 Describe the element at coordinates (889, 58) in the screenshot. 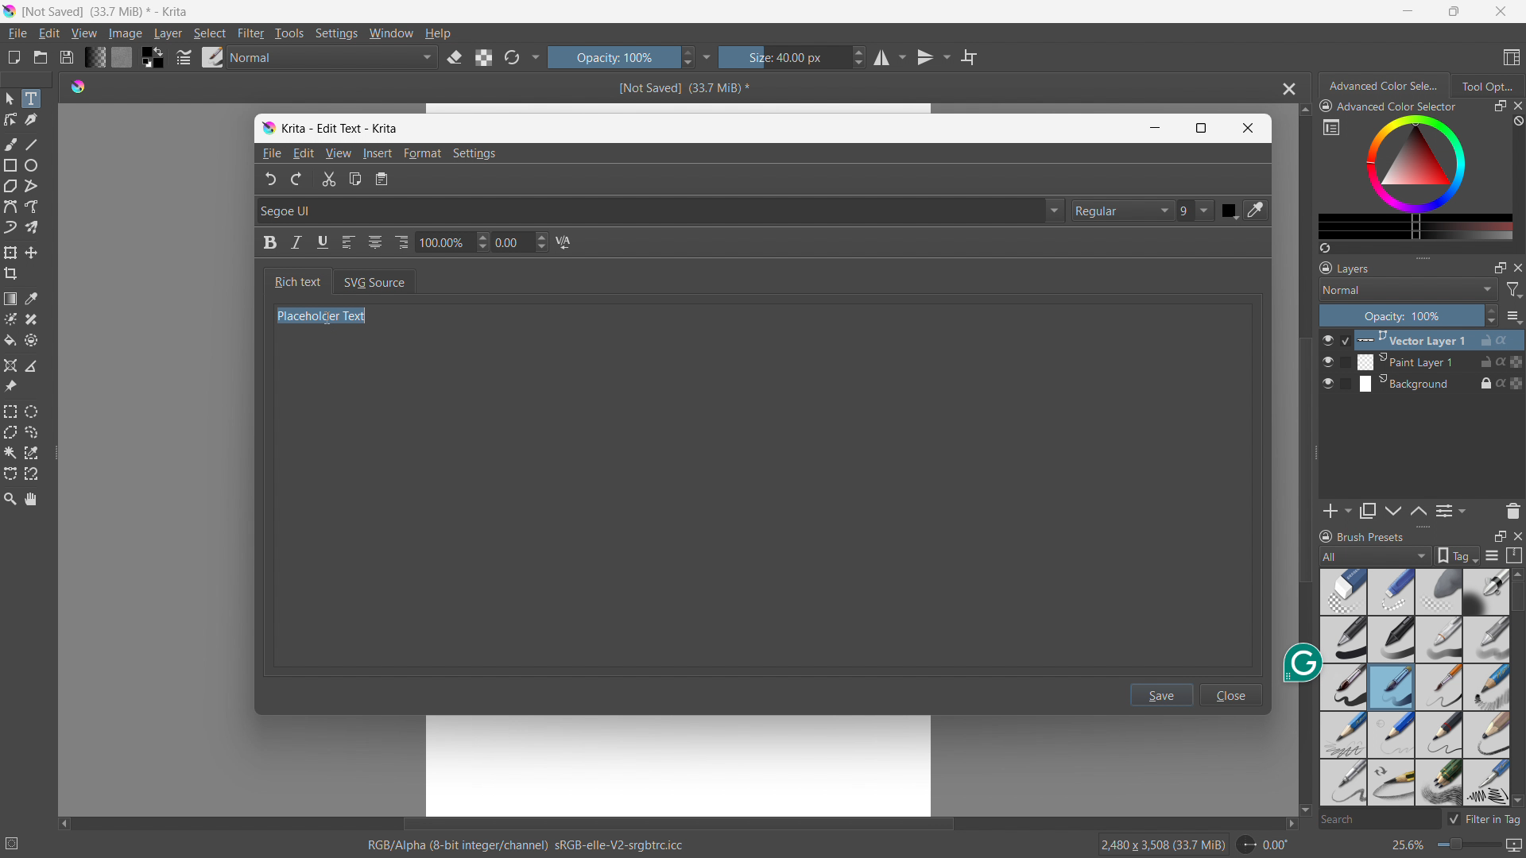

I see `horizontal mirror tool` at that location.